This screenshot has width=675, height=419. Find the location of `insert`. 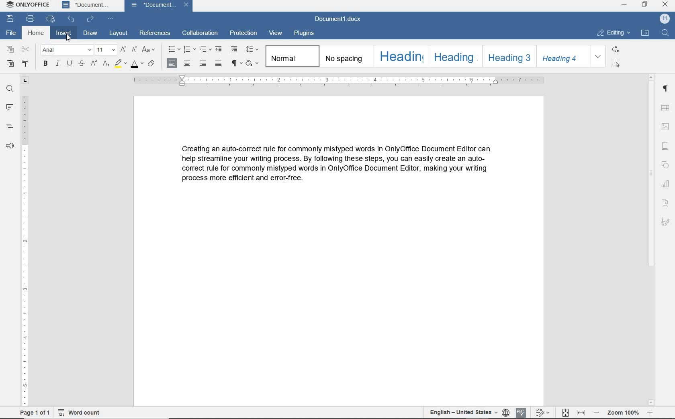

insert is located at coordinates (64, 33).